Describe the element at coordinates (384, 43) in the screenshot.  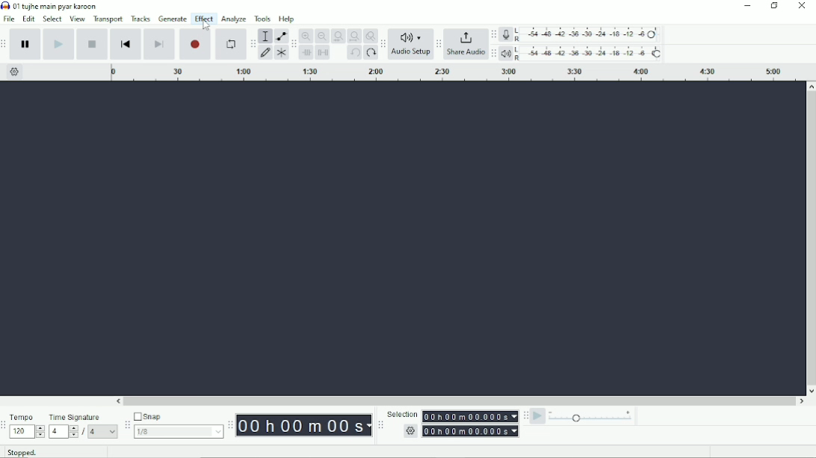
I see `Audacity Audio Setup toolbar` at that location.